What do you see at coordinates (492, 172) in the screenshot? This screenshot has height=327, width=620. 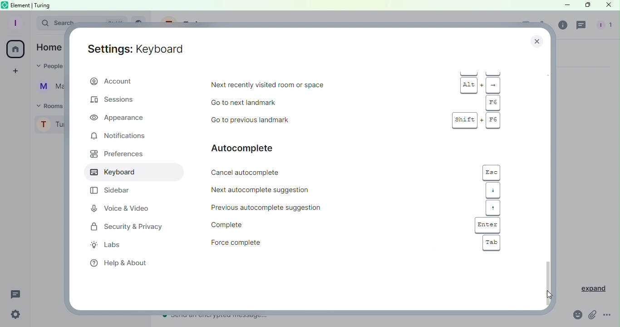 I see `esc` at bounding box center [492, 172].